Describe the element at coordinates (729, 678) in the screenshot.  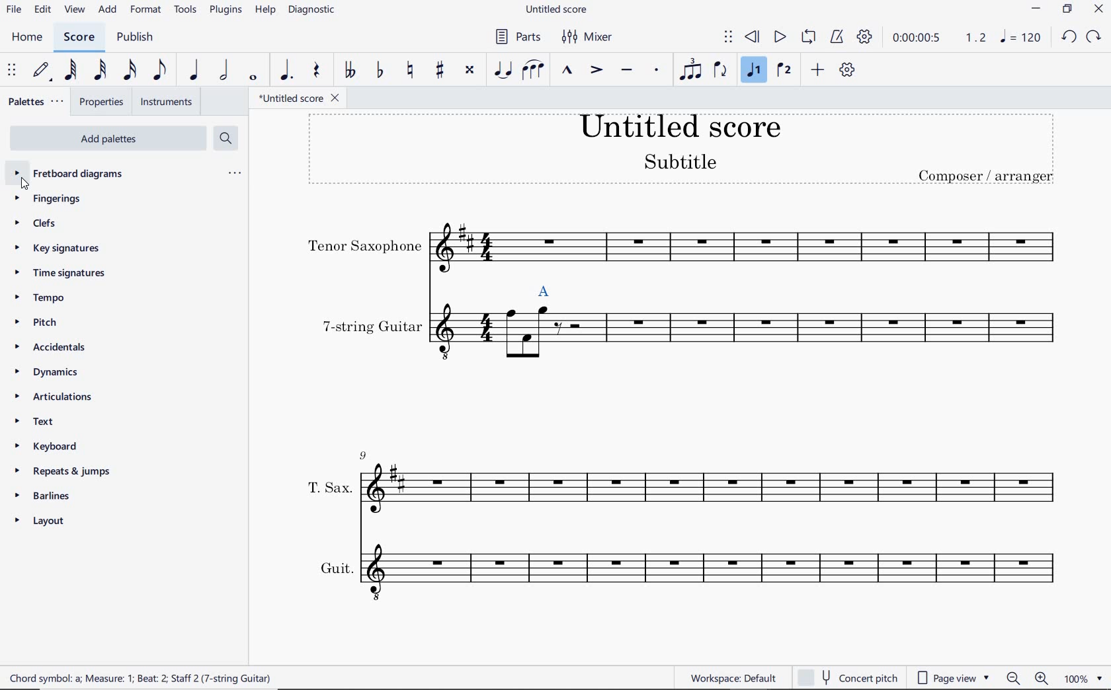
I see `WORKSPACE: DEFAULT` at that location.